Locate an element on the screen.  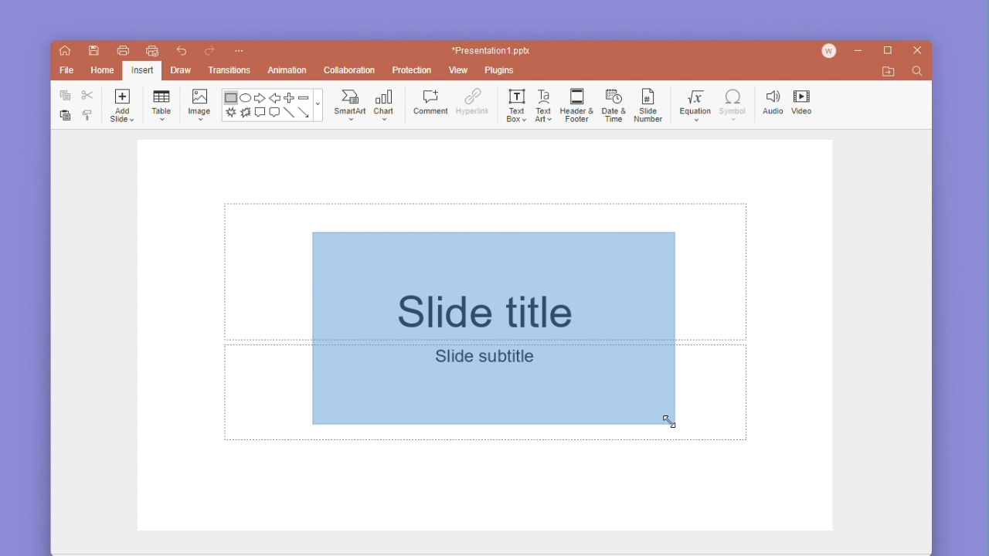
line is located at coordinates (289, 114).